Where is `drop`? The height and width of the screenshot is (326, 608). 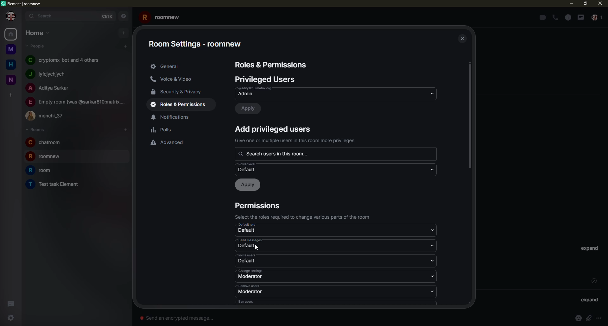
drop is located at coordinates (433, 230).